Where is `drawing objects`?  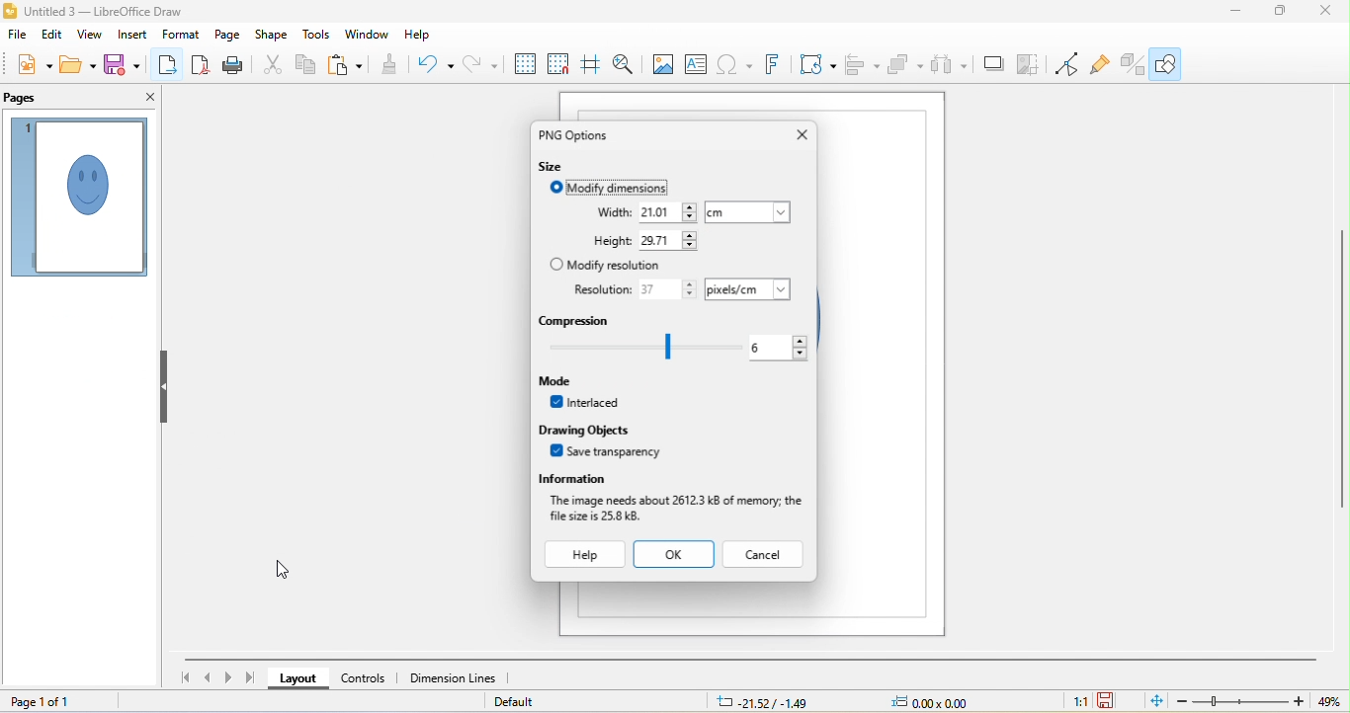 drawing objects is located at coordinates (587, 430).